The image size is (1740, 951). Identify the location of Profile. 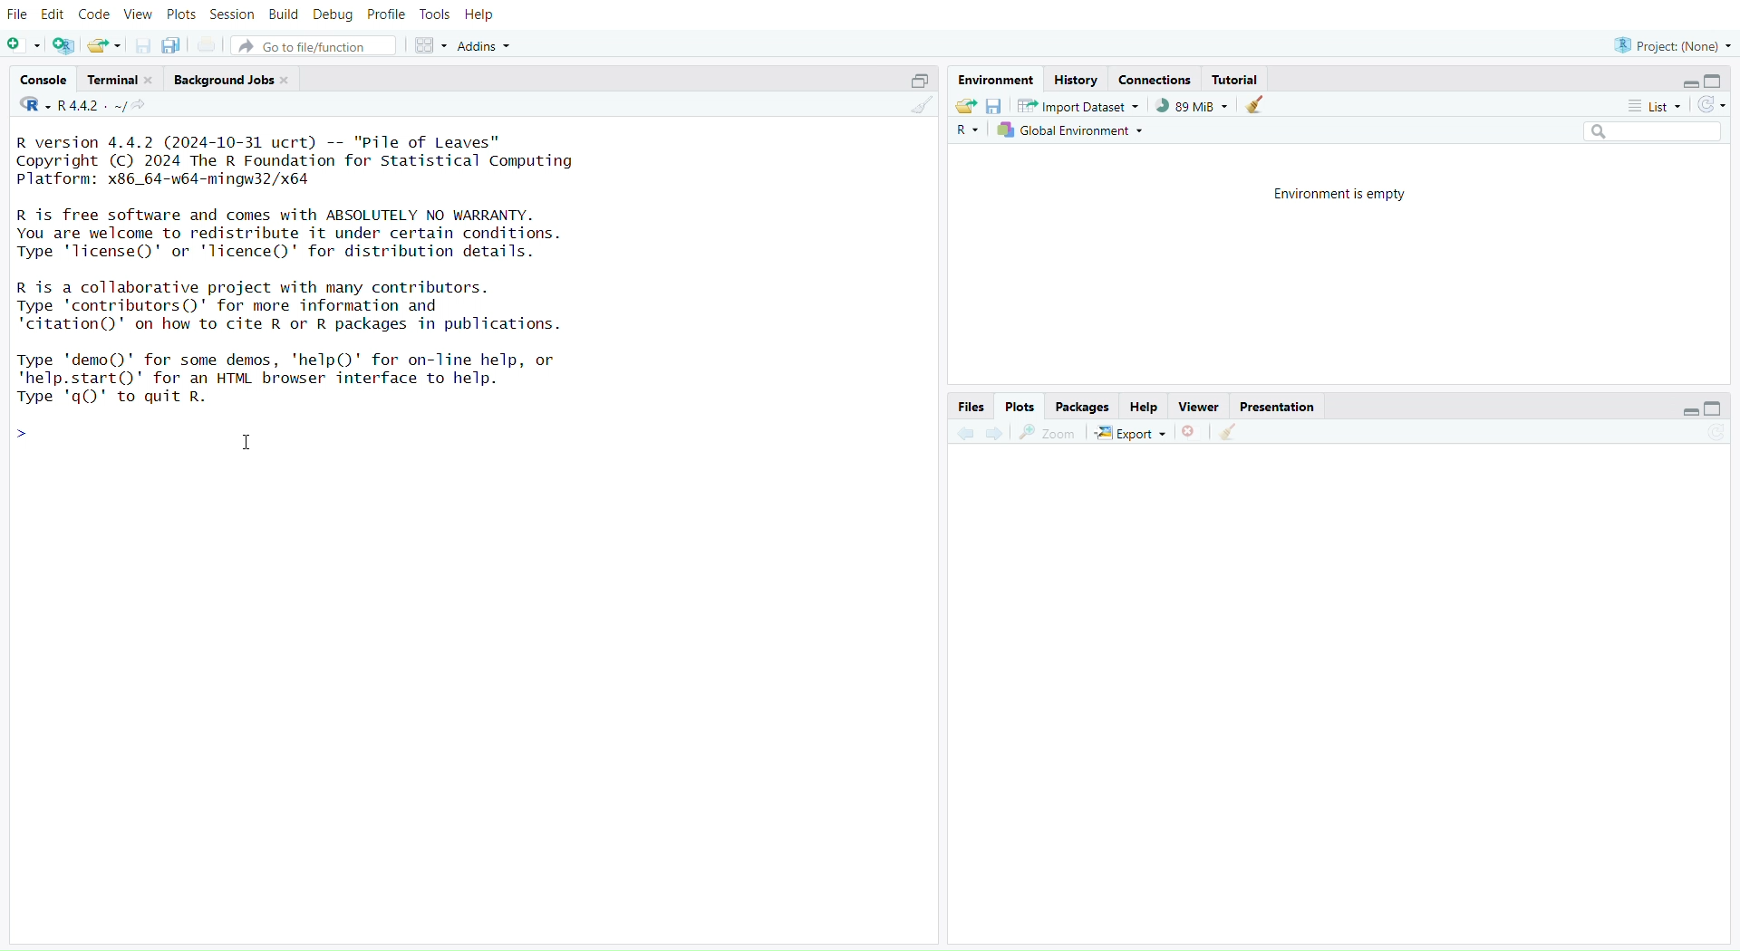
(386, 15).